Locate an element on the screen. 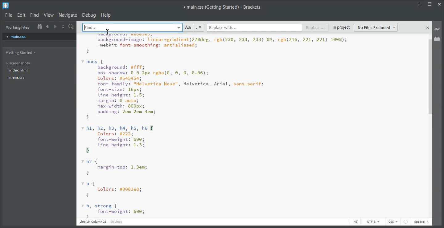 The height and width of the screenshot is (228, 444). Match Case is located at coordinates (188, 27).